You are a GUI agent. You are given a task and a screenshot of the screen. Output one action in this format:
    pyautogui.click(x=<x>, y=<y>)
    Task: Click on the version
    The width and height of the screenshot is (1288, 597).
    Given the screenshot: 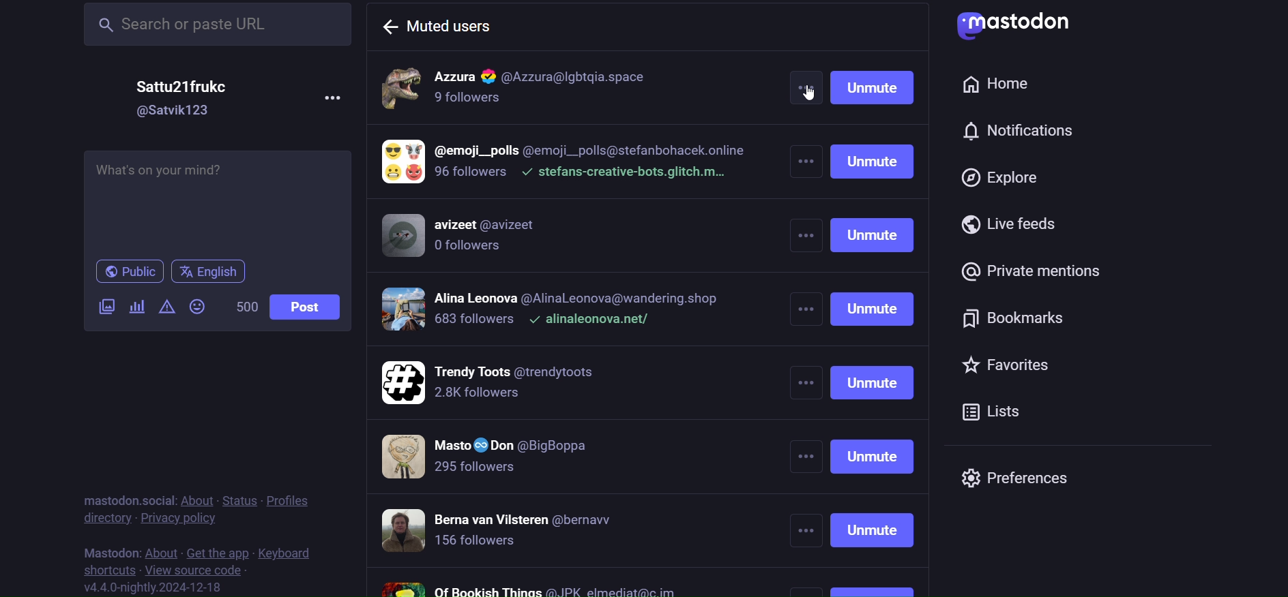 What is the action you would take?
    pyautogui.click(x=153, y=586)
    